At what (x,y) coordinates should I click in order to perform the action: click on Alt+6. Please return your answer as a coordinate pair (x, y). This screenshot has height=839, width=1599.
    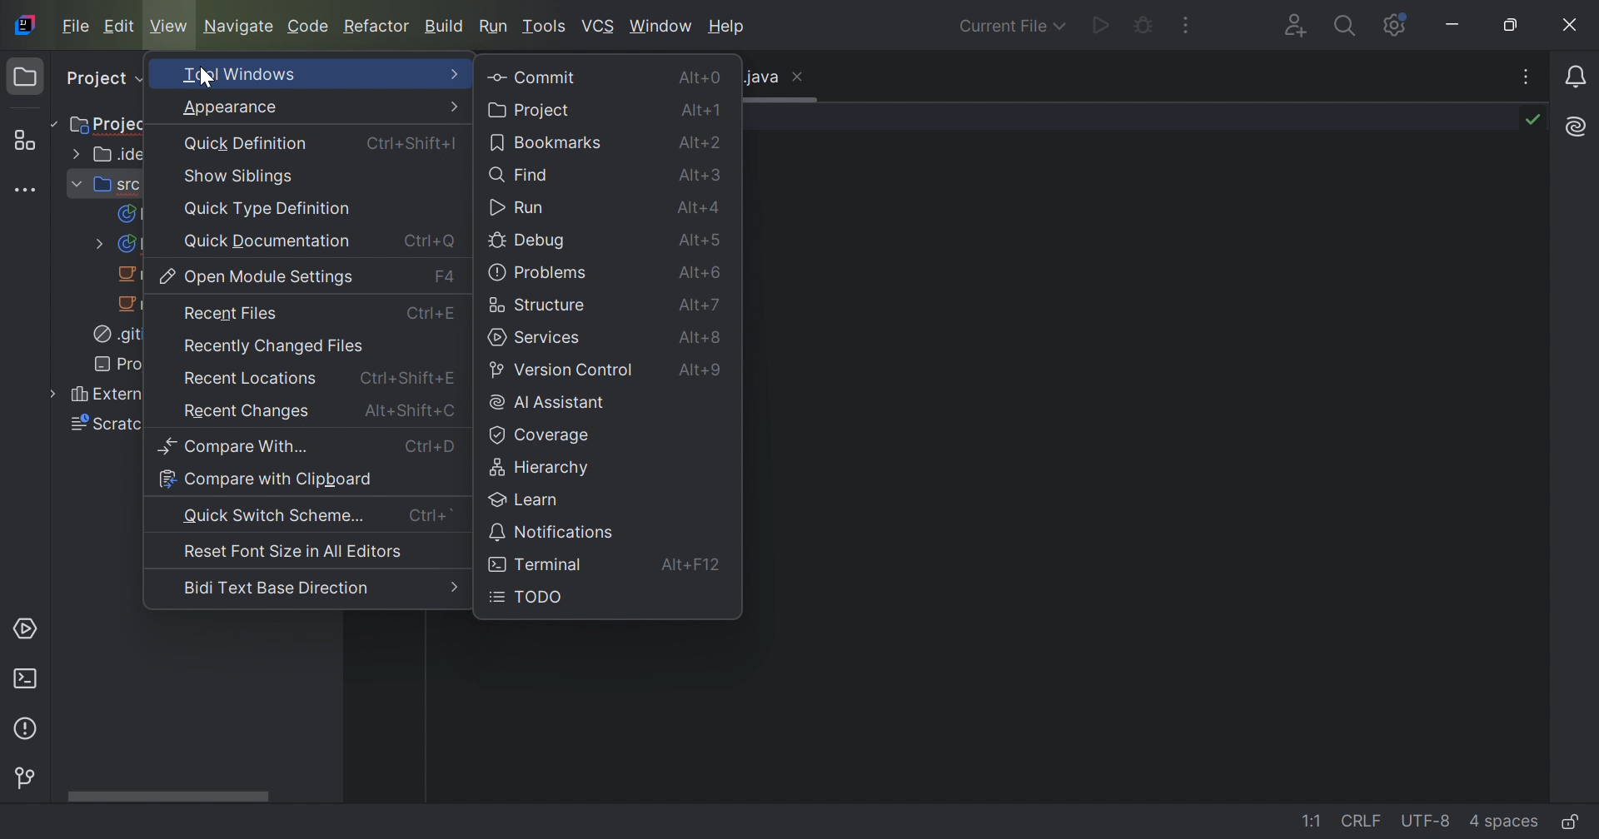
    Looking at the image, I should click on (700, 273).